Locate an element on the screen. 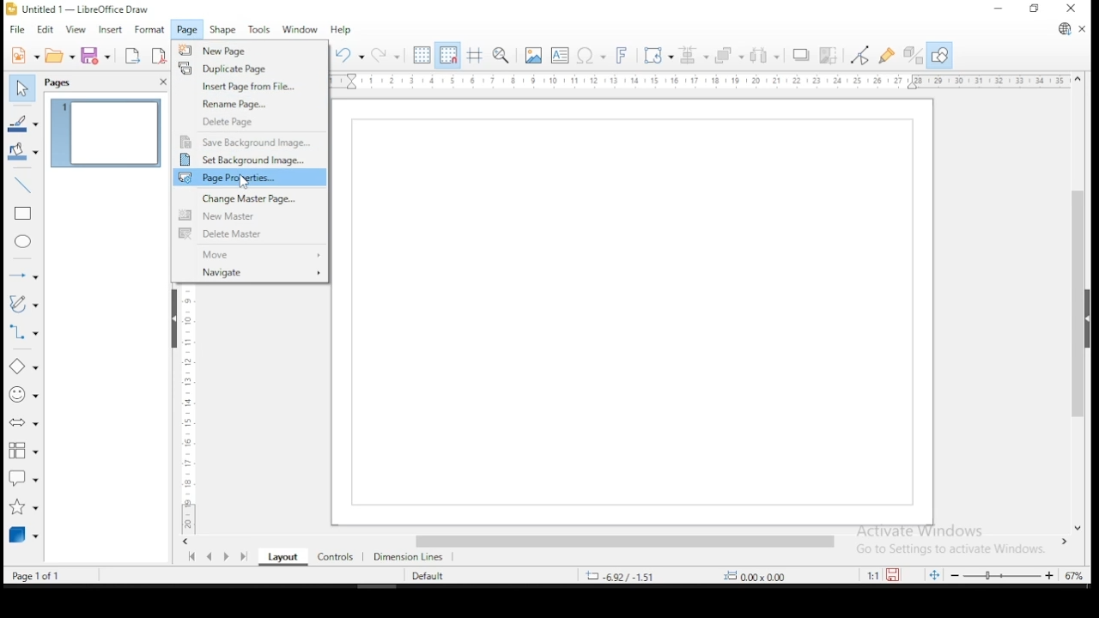 The width and height of the screenshot is (1099, 618). scale is located at coordinates (701, 82).